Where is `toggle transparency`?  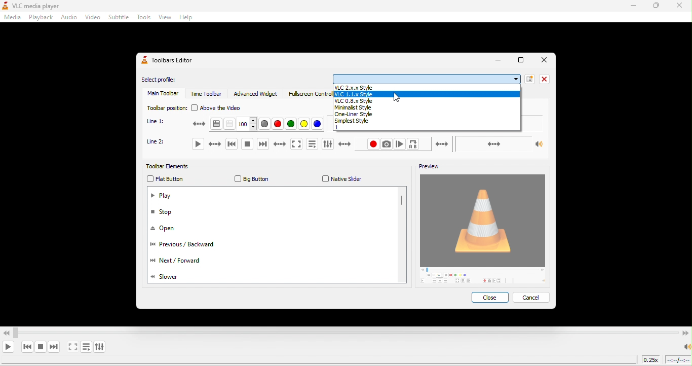
toggle transparency is located at coordinates (230, 124).